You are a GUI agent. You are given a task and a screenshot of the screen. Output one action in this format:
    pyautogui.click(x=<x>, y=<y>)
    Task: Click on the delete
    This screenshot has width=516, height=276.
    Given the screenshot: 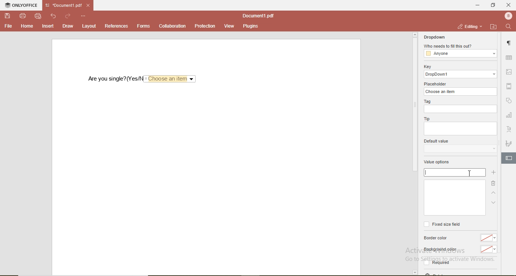 What is the action you would take?
    pyautogui.click(x=493, y=183)
    